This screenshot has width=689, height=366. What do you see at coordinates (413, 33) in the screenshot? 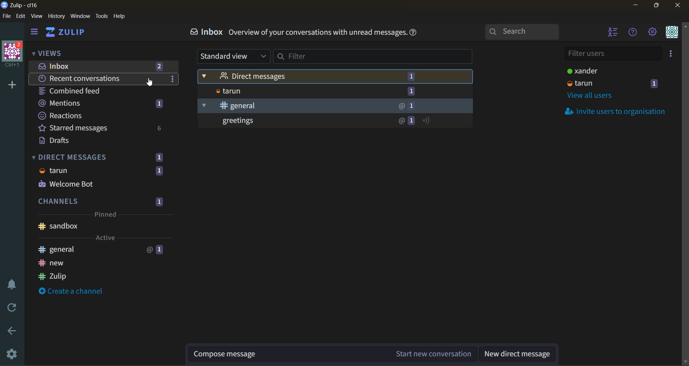
I see `help` at bounding box center [413, 33].